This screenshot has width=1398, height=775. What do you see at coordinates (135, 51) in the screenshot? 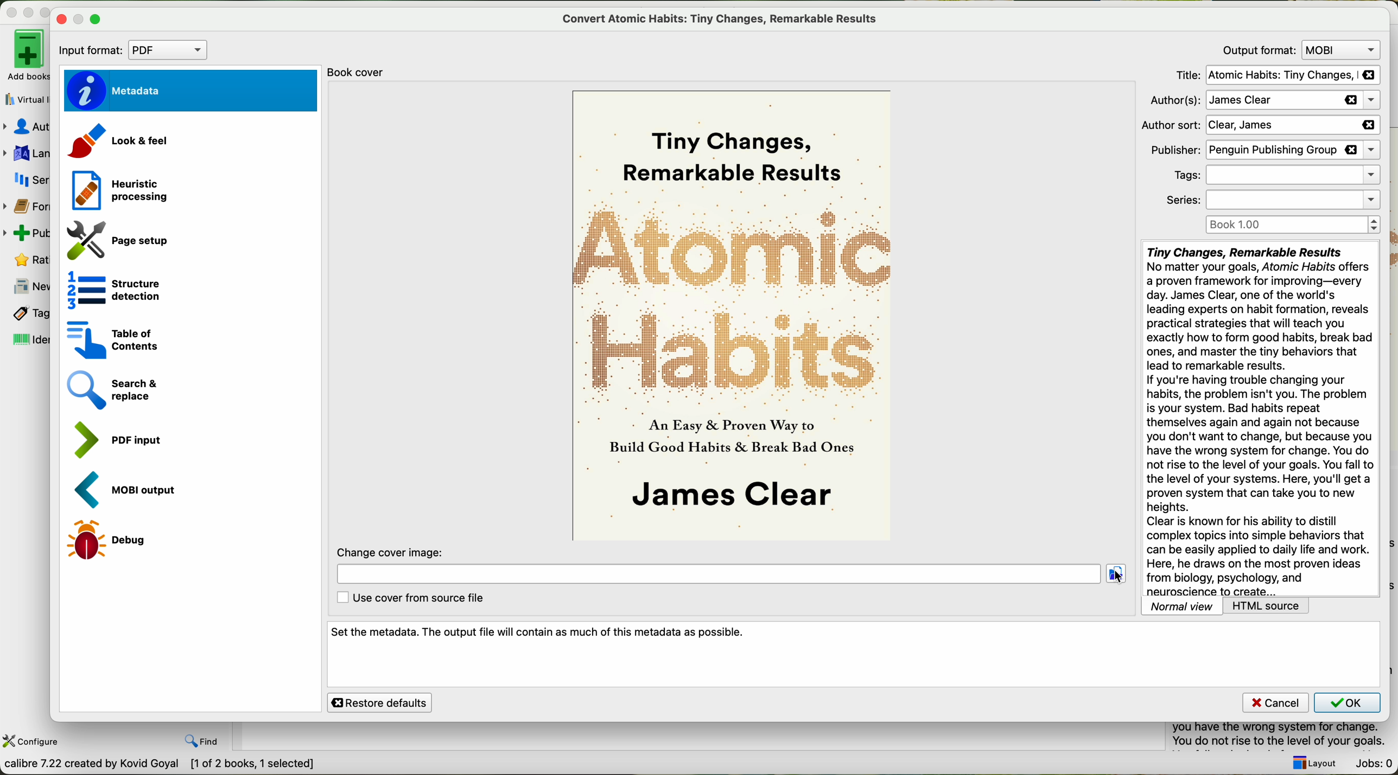
I see `input format: PDF` at bounding box center [135, 51].